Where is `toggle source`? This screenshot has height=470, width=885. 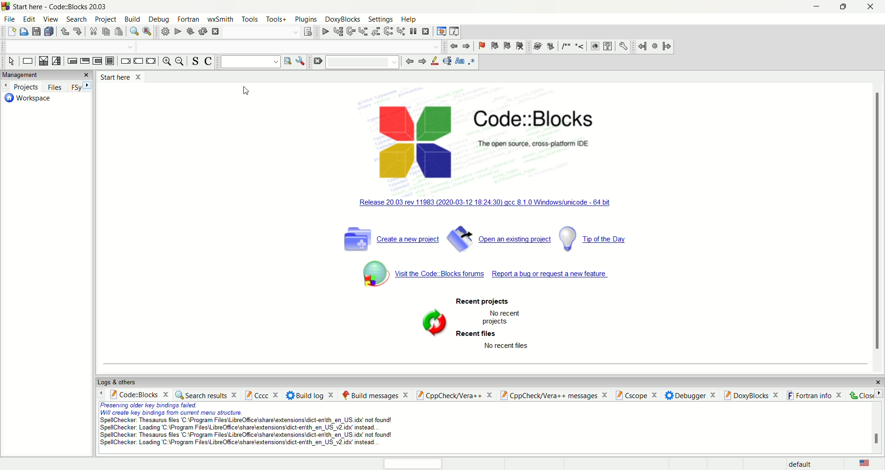
toggle source is located at coordinates (194, 62).